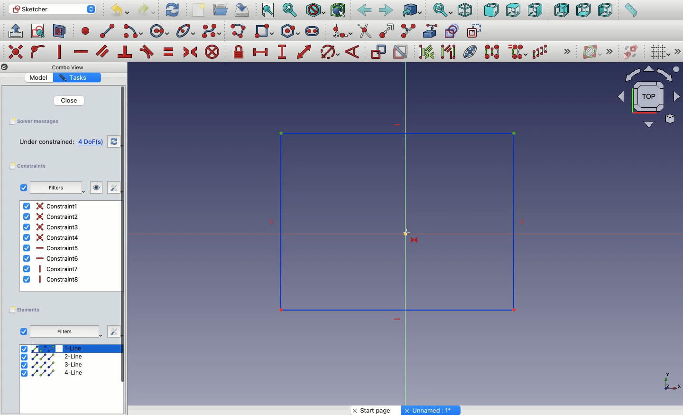 The height and width of the screenshot is (415, 683). I want to click on Top, so click(513, 10).